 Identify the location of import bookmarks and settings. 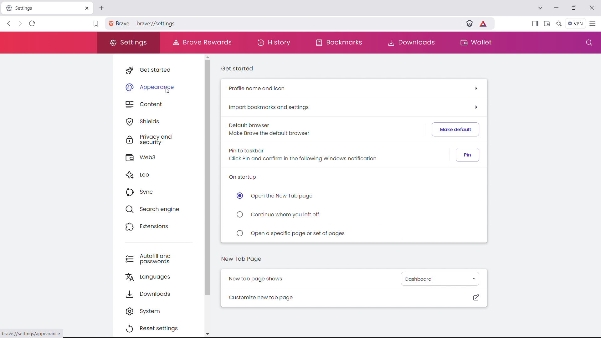
(353, 107).